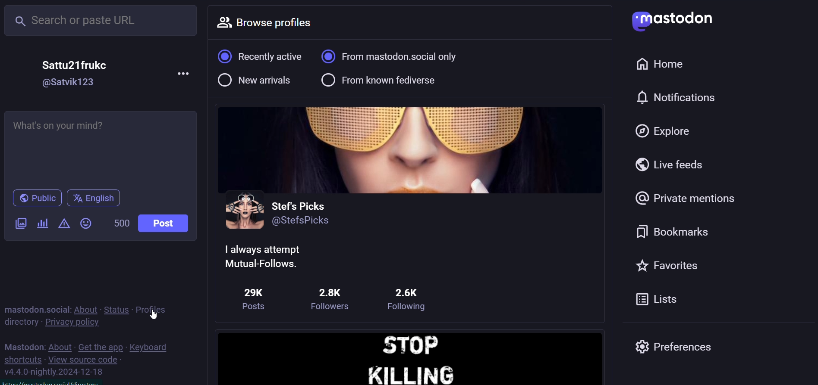 The image size is (818, 385). What do you see at coordinates (299, 205) in the screenshot?
I see `user name` at bounding box center [299, 205].